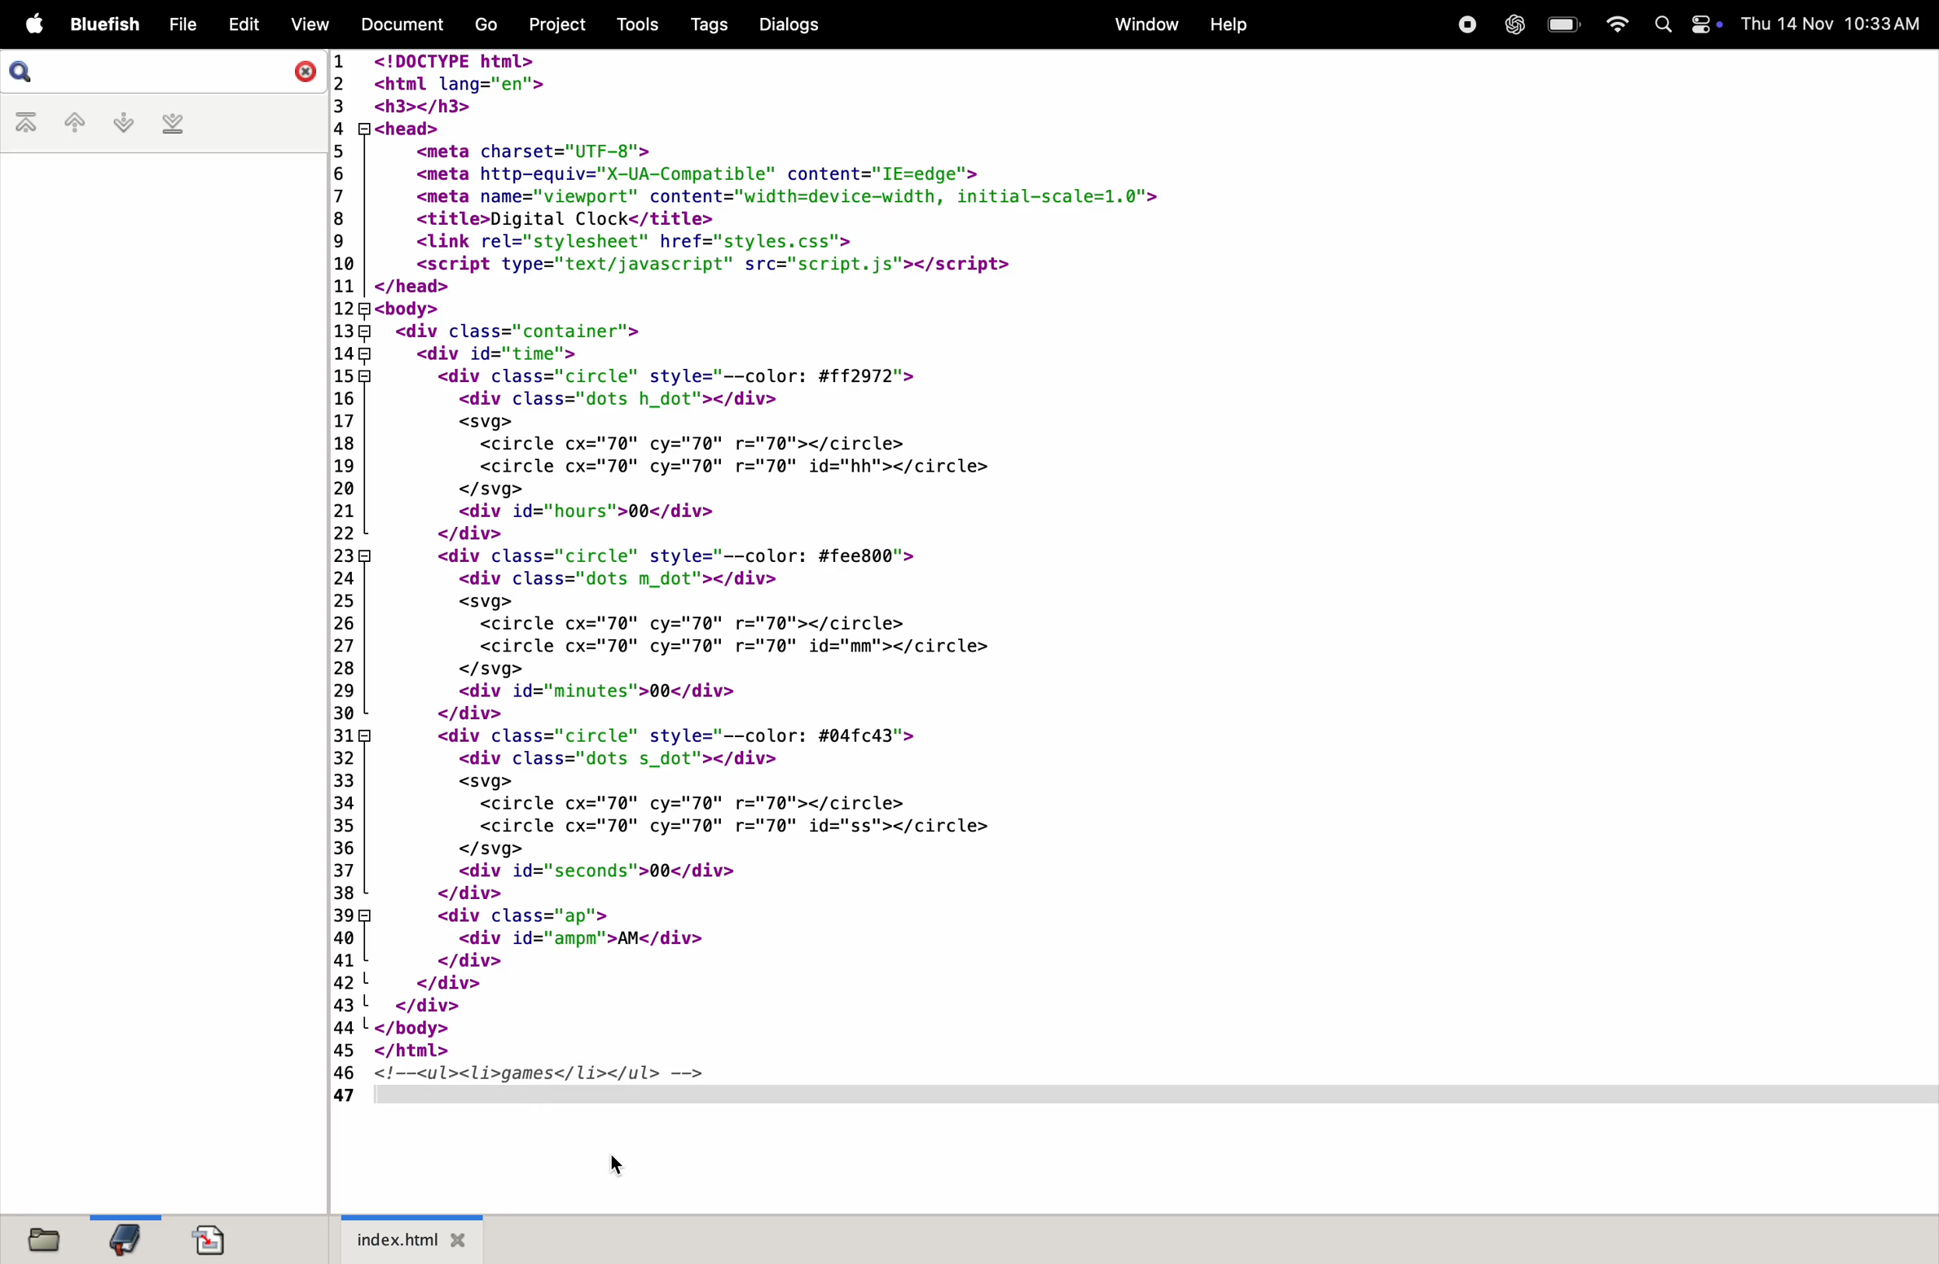  What do you see at coordinates (210, 1234) in the screenshot?
I see `document` at bounding box center [210, 1234].